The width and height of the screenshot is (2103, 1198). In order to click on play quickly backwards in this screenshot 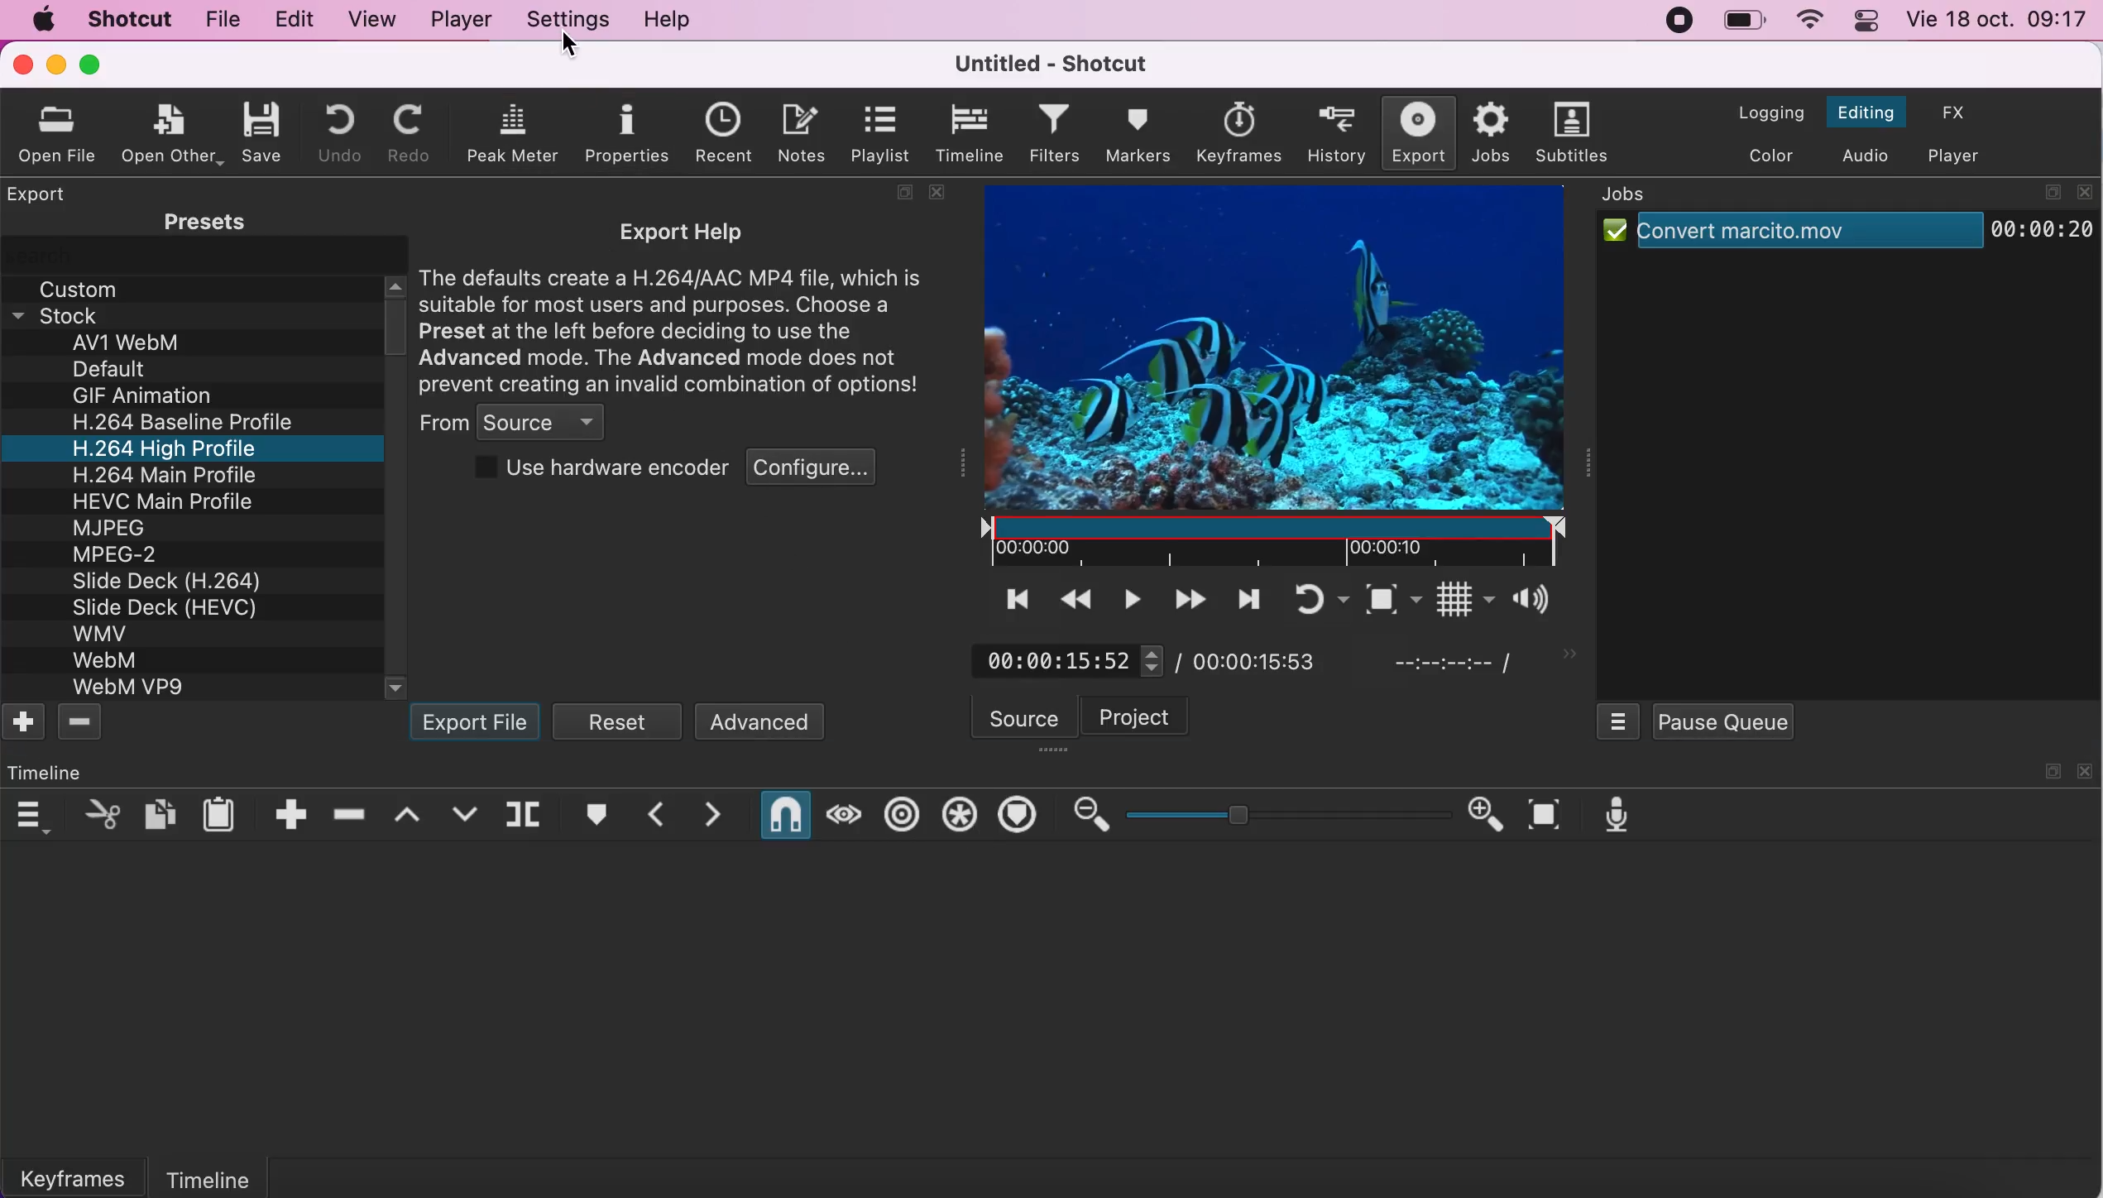, I will do `click(1074, 598)`.